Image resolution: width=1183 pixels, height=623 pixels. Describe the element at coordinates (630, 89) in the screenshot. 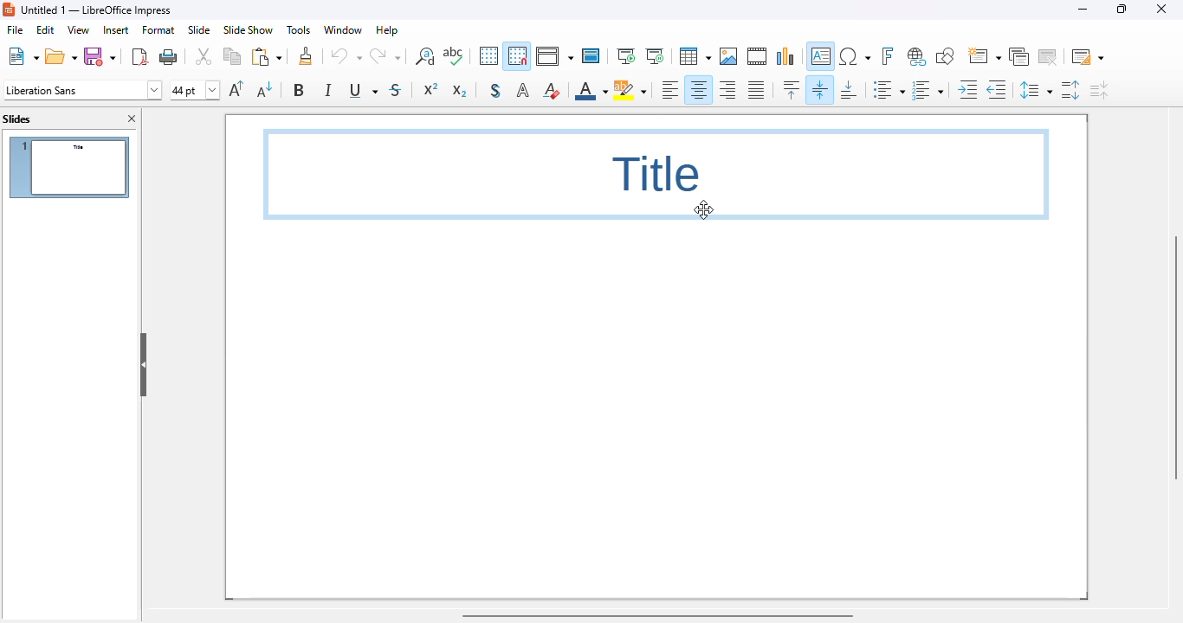

I see `character highlighting color` at that location.